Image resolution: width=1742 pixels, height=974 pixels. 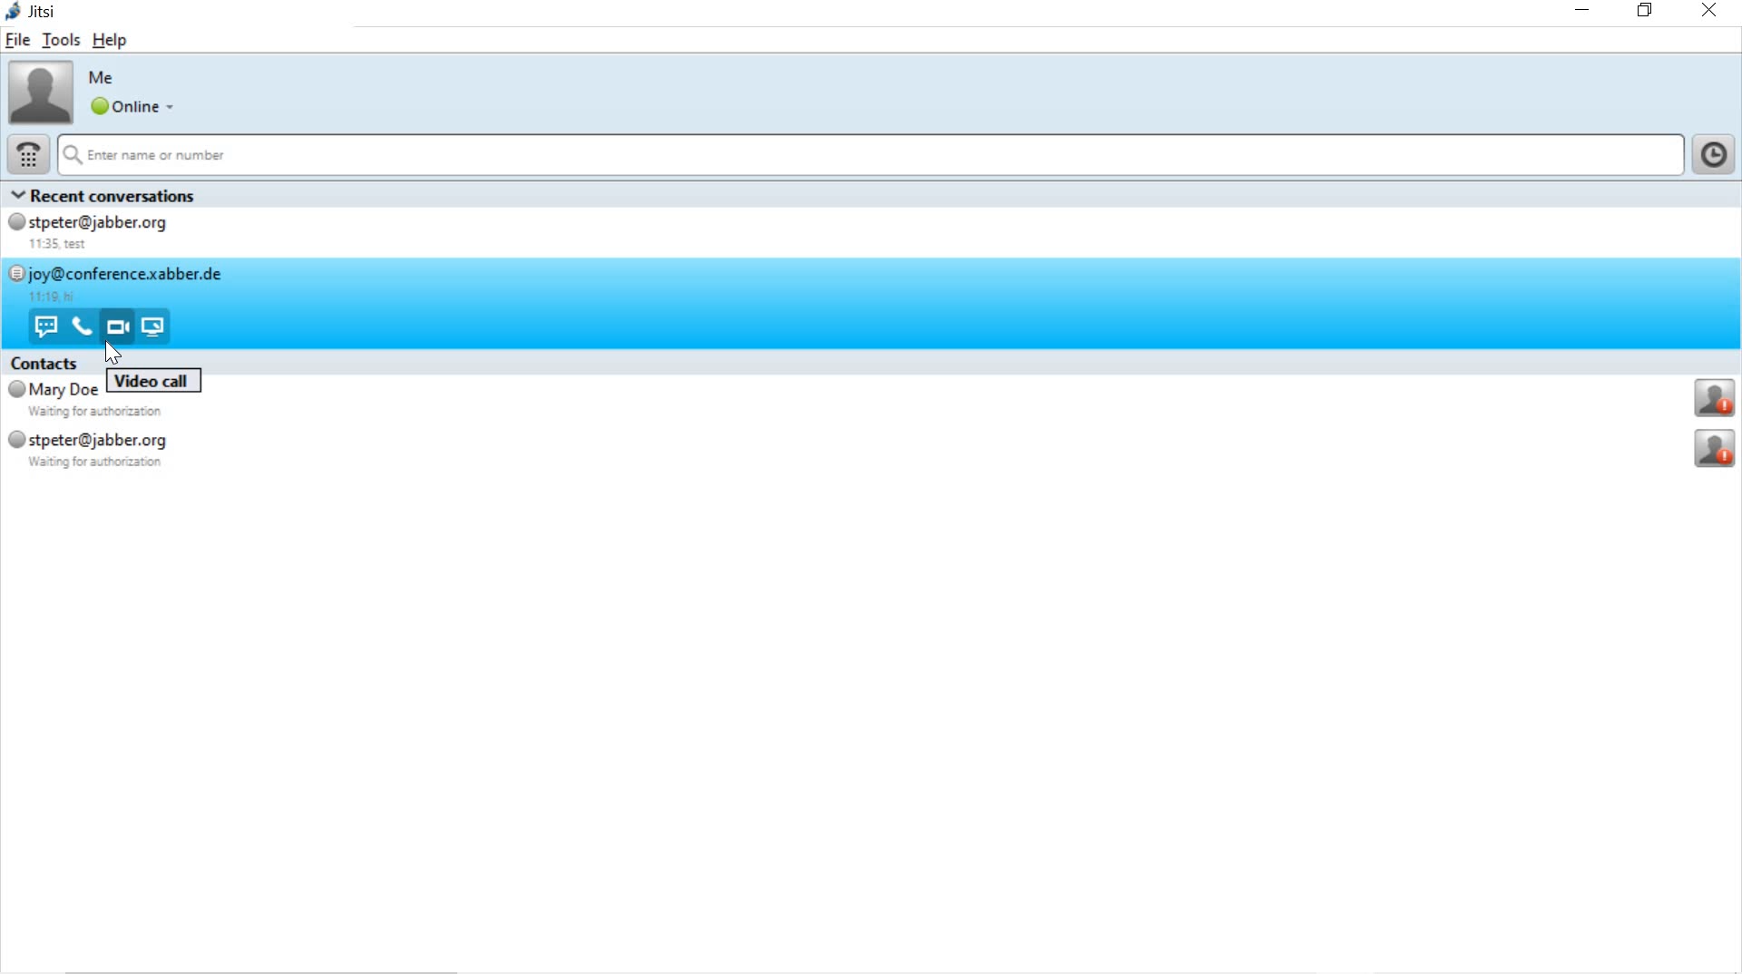 I want to click on video call, so click(x=116, y=326).